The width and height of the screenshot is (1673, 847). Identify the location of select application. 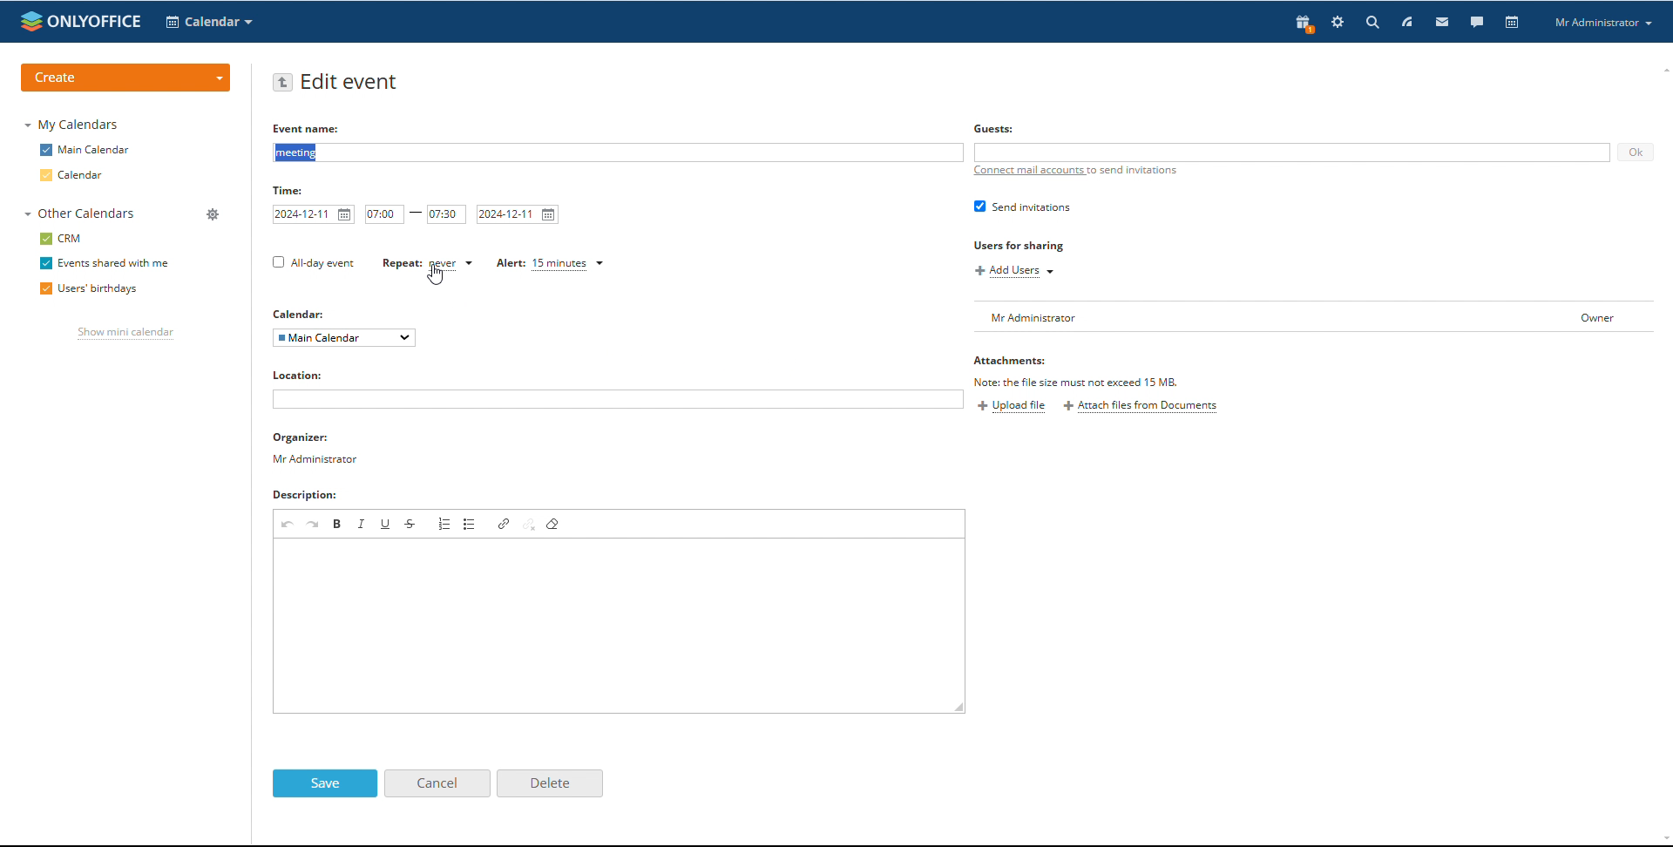
(209, 23).